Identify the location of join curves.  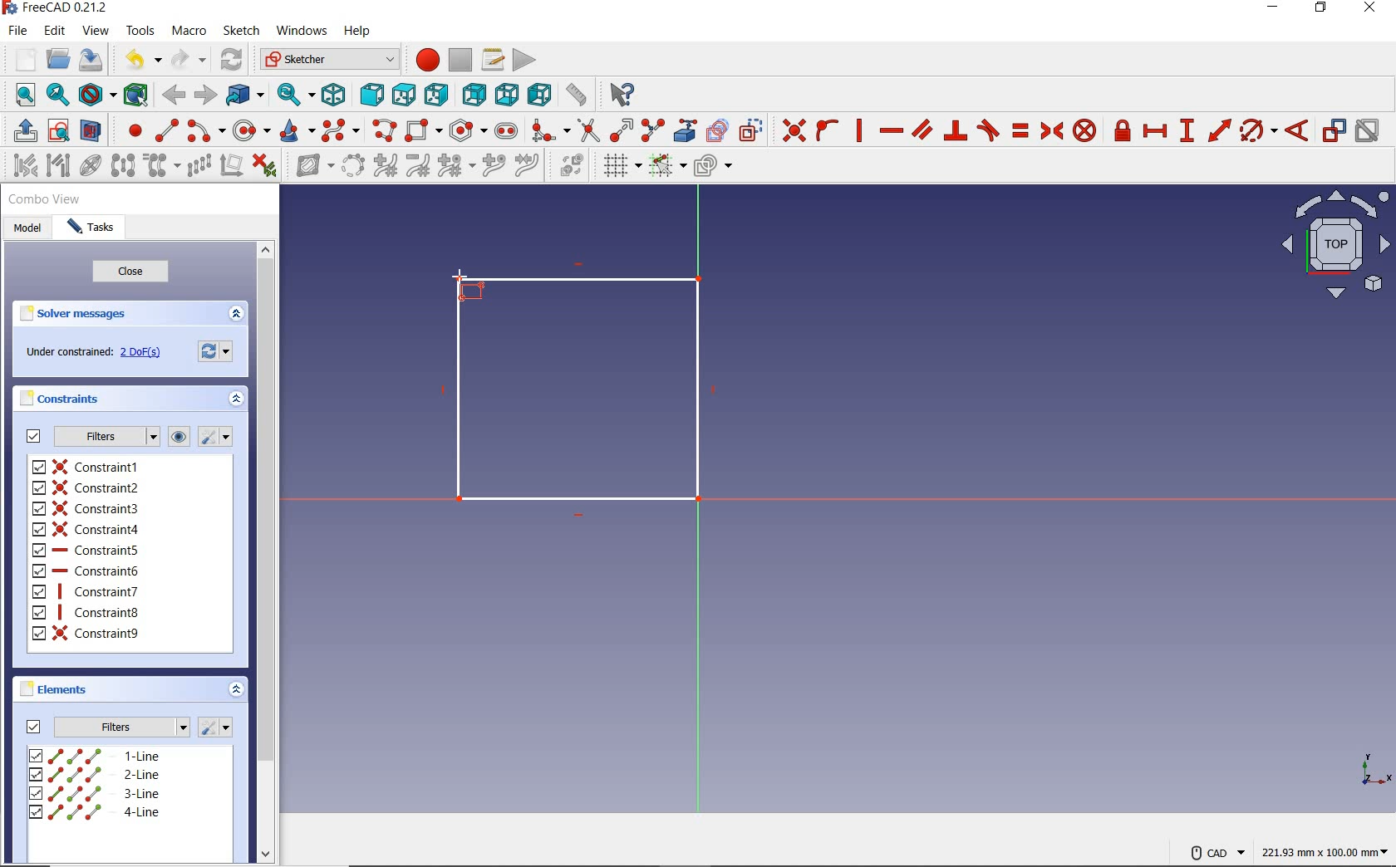
(528, 168).